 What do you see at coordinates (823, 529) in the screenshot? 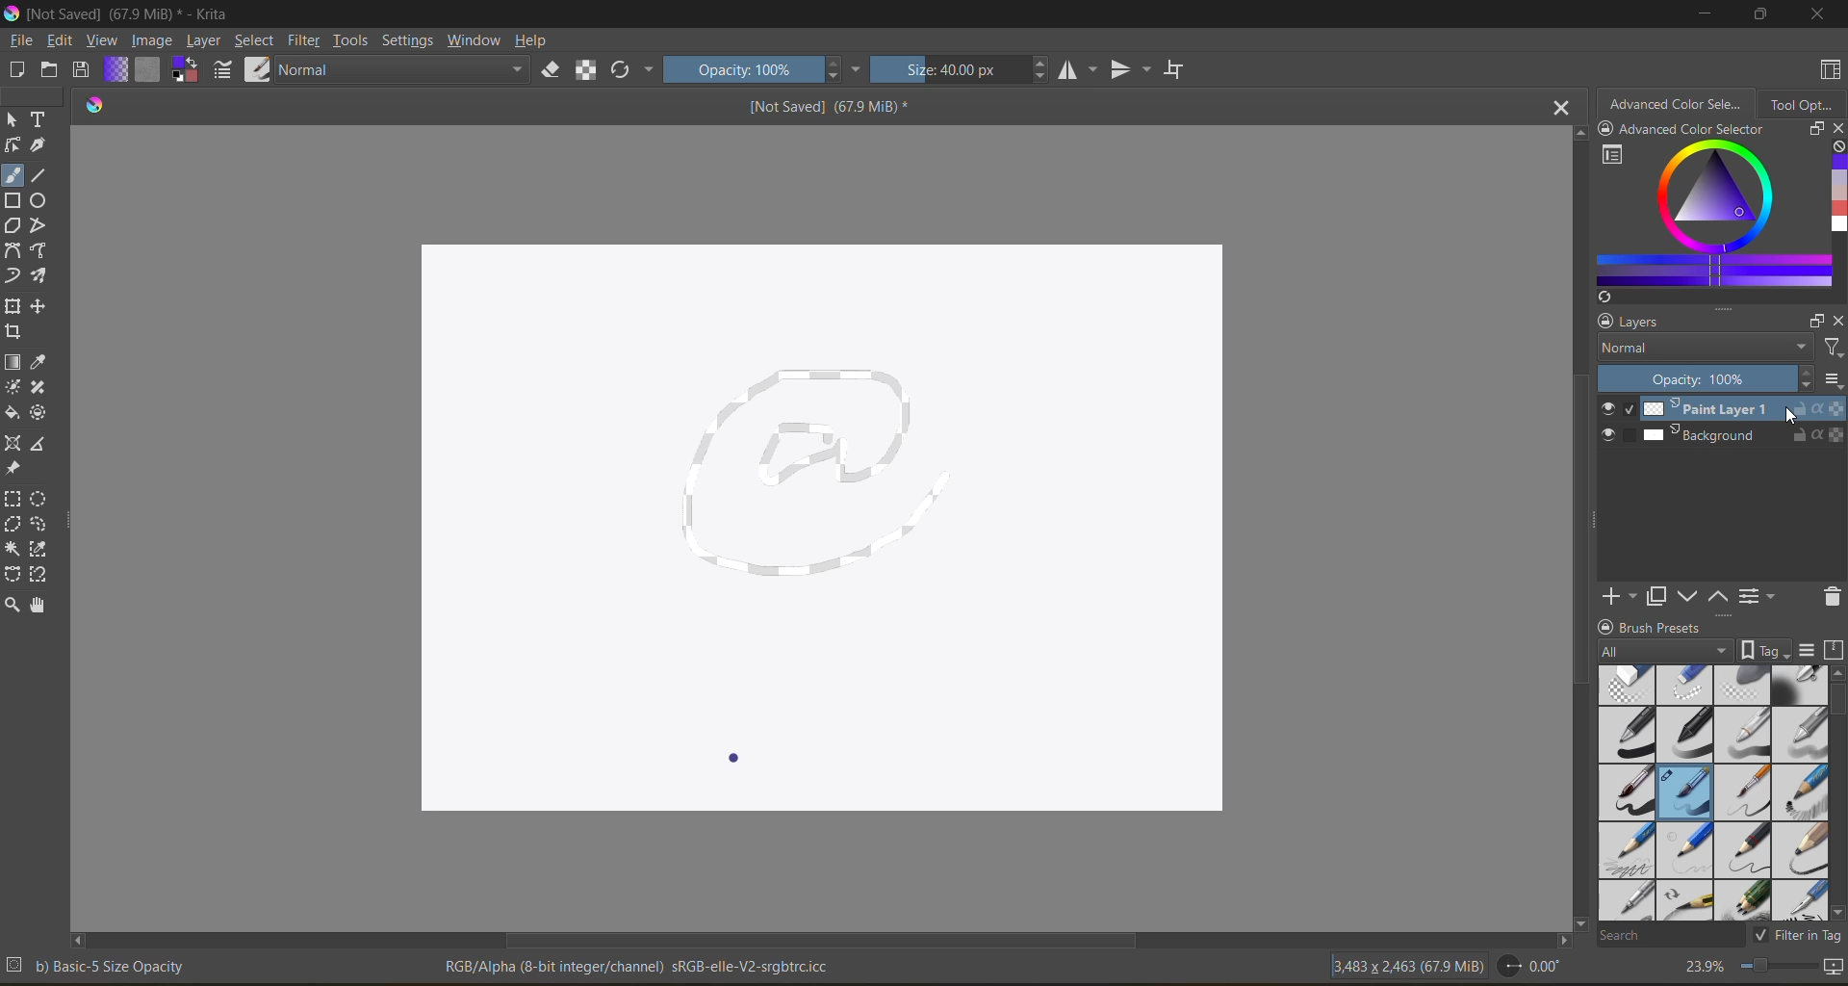
I see `canvas` at bounding box center [823, 529].